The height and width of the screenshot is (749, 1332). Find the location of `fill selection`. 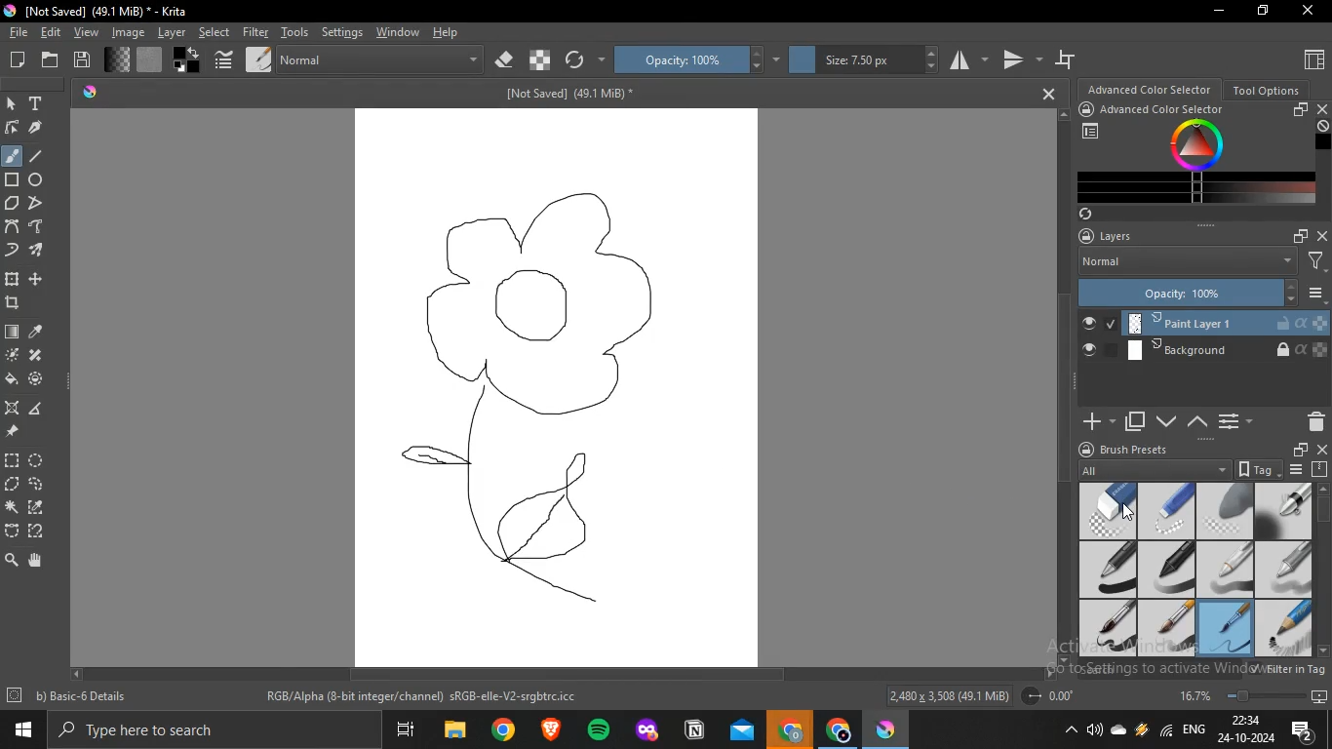

fill selection is located at coordinates (12, 378).